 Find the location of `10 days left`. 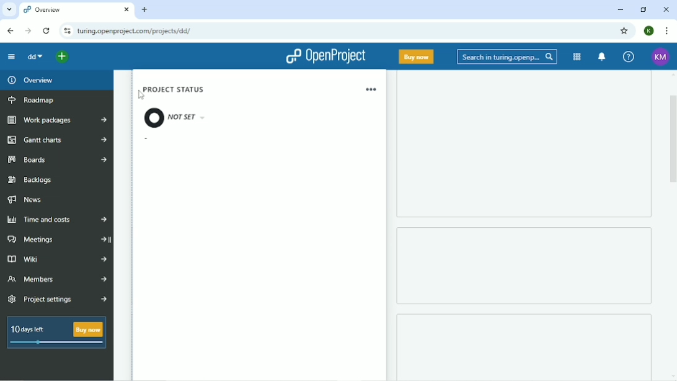

10 days left is located at coordinates (55, 334).